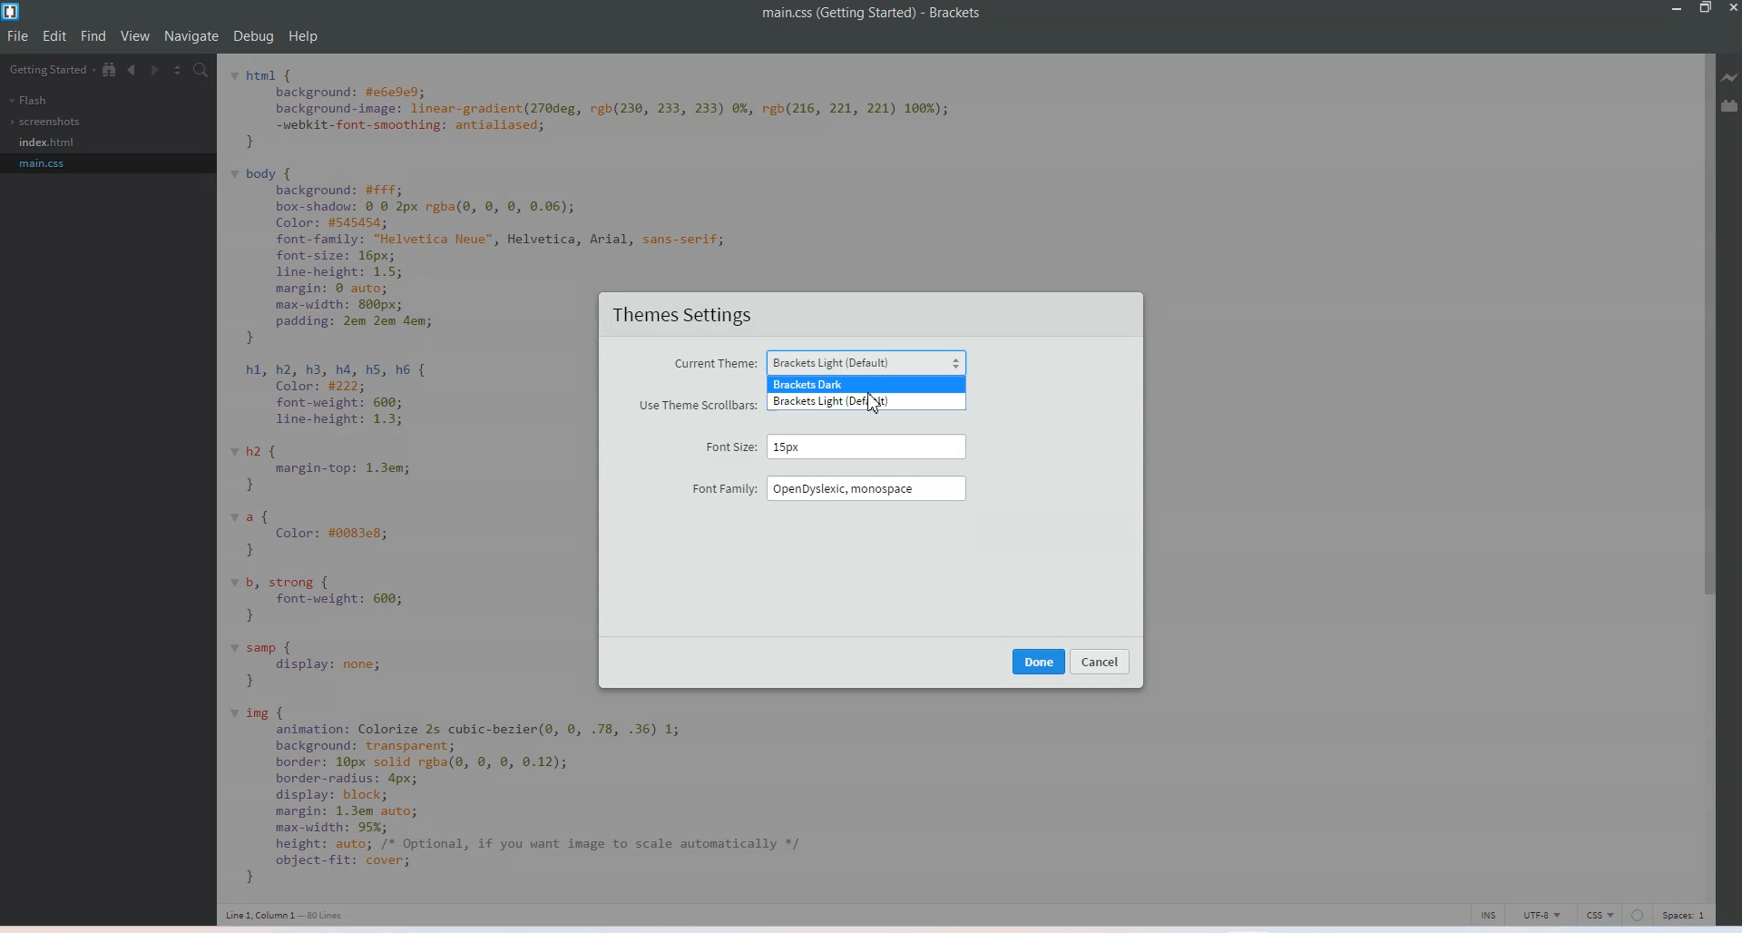  I want to click on UTF-8, so click(1542, 914).